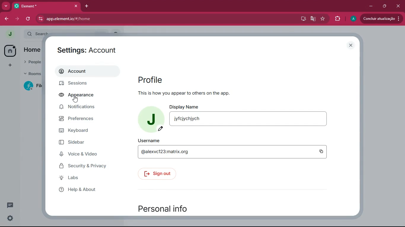  Describe the element at coordinates (313, 20) in the screenshot. I see `google translate` at that location.